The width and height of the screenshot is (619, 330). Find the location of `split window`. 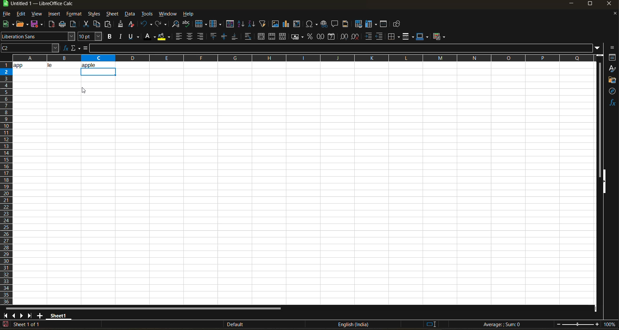

split window is located at coordinates (385, 24).